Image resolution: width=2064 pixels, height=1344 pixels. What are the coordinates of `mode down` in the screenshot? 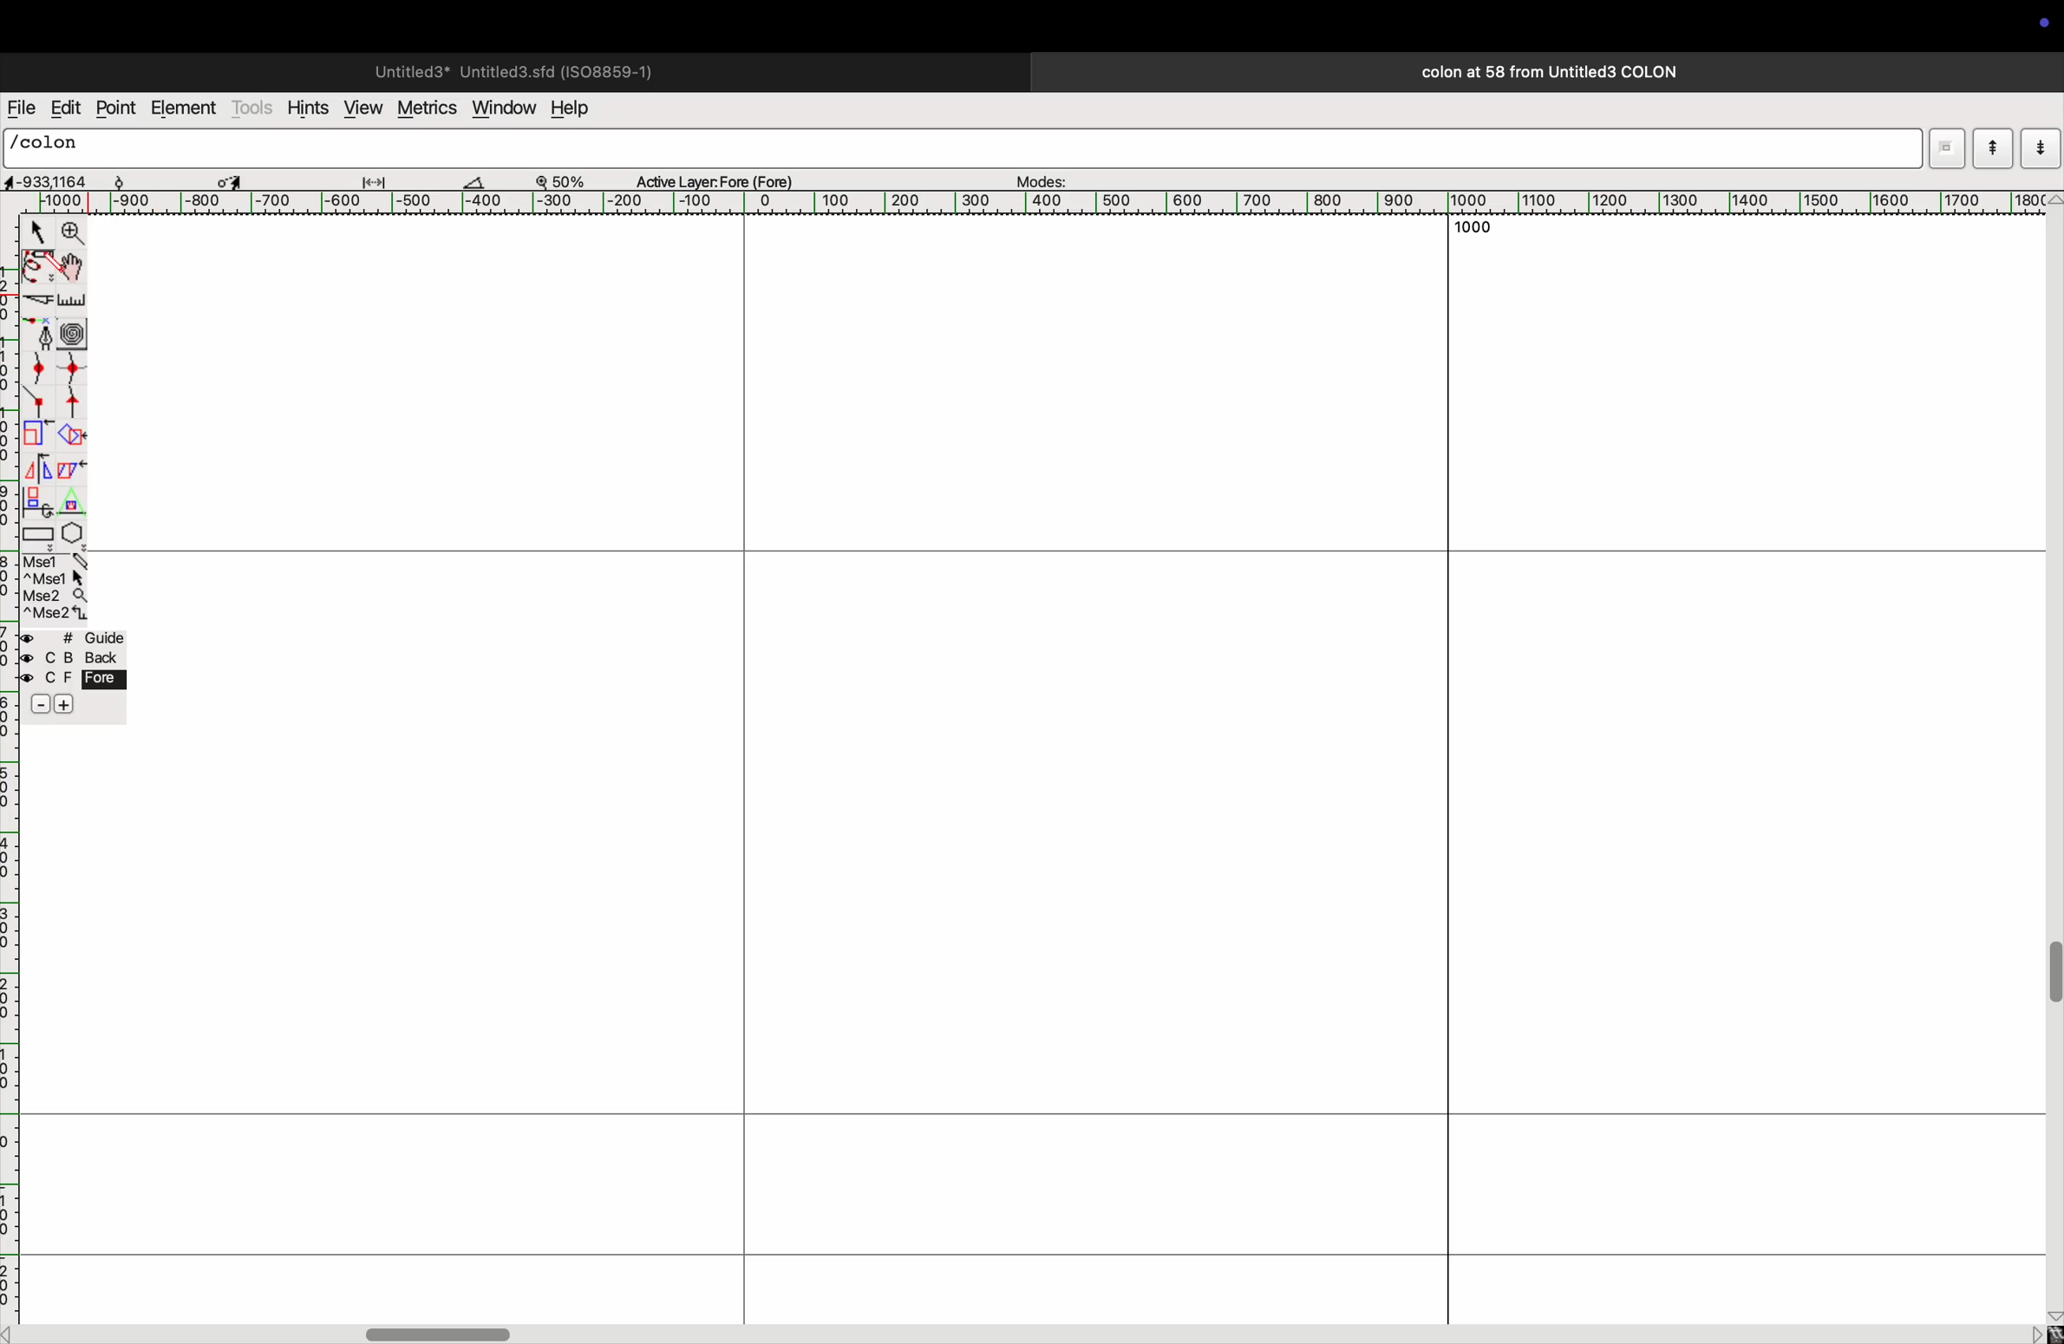 It's located at (2040, 147).